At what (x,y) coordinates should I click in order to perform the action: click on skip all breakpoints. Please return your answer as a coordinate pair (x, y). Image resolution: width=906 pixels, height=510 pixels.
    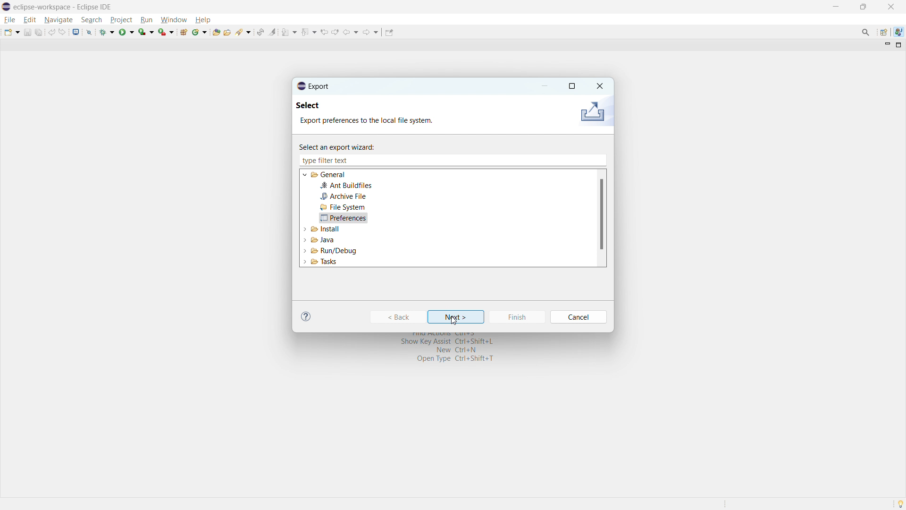
    Looking at the image, I should click on (89, 32).